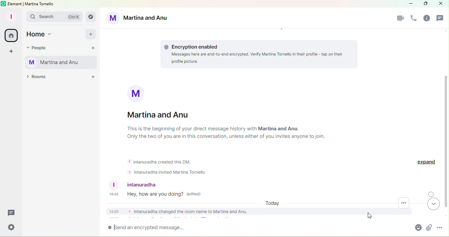 The height and width of the screenshot is (237, 449). What do you see at coordinates (429, 228) in the screenshot?
I see `Attachment` at bounding box center [429, 228].